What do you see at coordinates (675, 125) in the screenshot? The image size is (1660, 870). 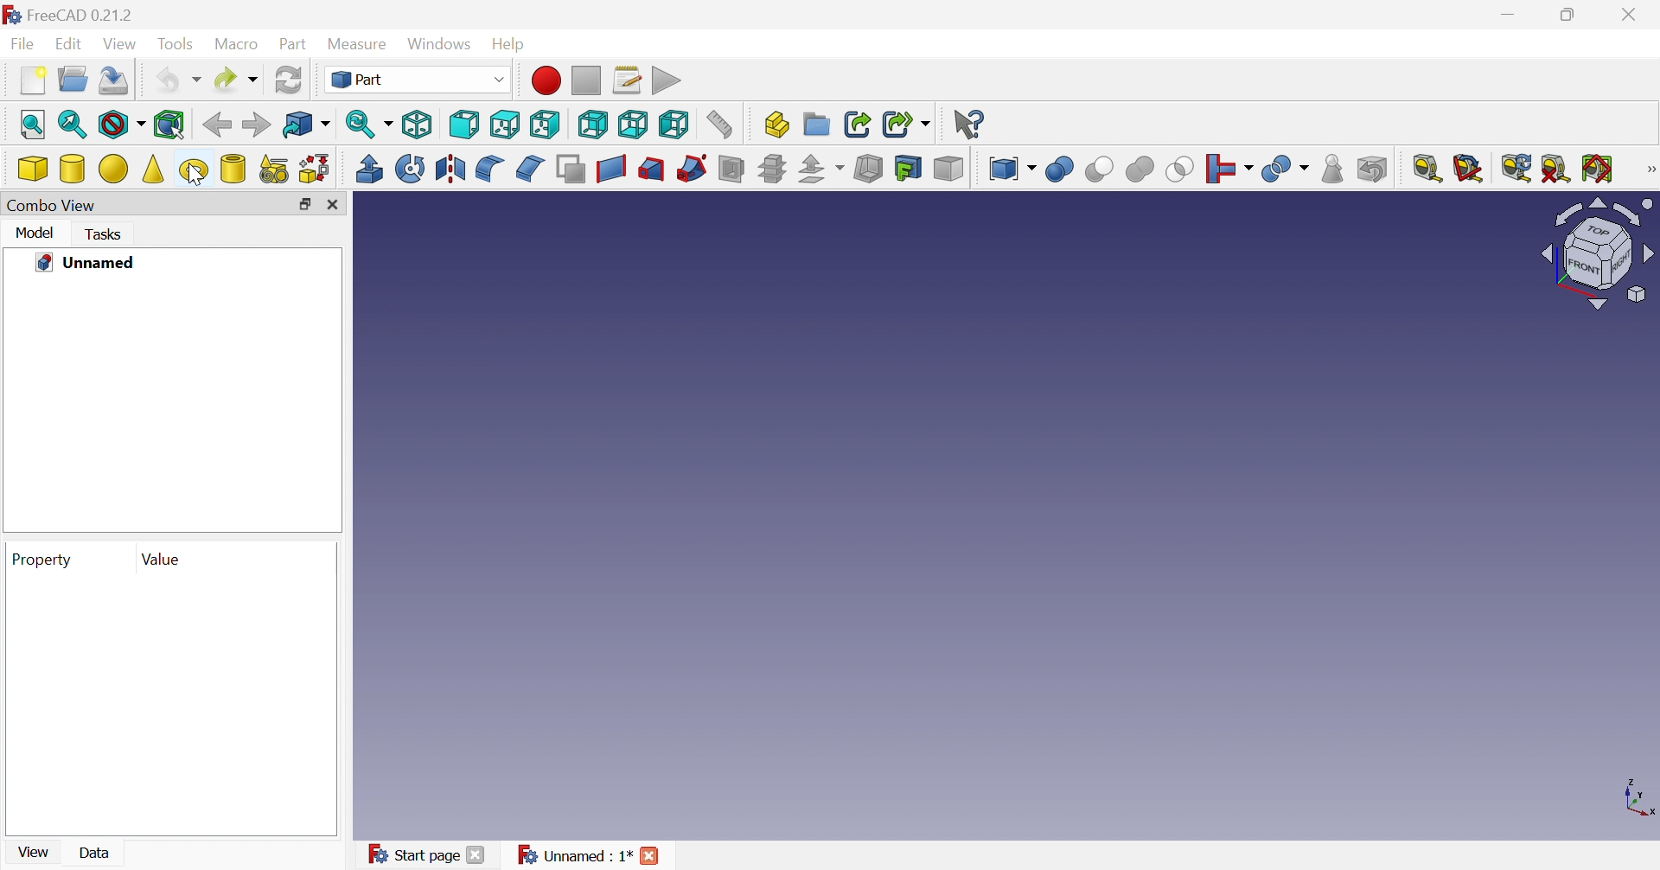 I see `Left` at bounding box center [675, 125].